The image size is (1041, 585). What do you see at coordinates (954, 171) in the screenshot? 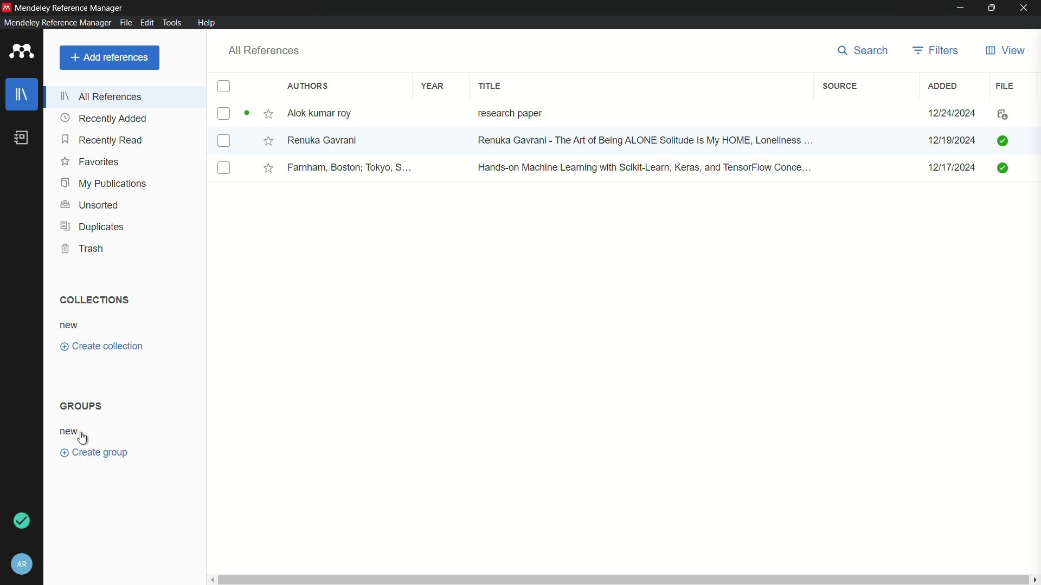
I see `Date` at bounding box center [954, 171].